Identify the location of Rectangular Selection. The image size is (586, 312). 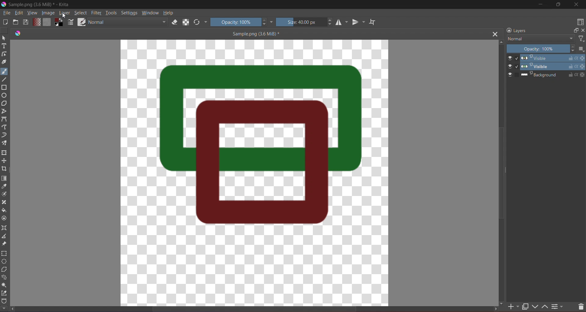
(4, 253).